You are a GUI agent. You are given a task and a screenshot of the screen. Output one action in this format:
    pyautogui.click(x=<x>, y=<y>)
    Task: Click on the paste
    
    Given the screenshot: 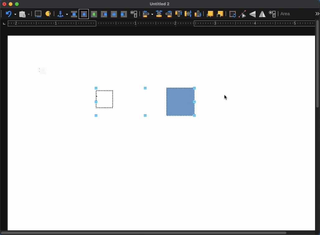 What is the action you would take?
    pyautogui.click(x=25, y=14)
    